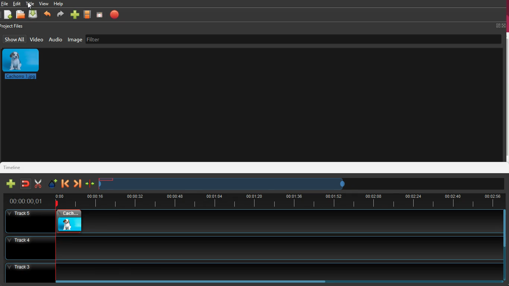 The image size is (509, 286). What do you see at coordinates (115, 15) in the screenshot?
I see `record` at bounding box center [115, 15].